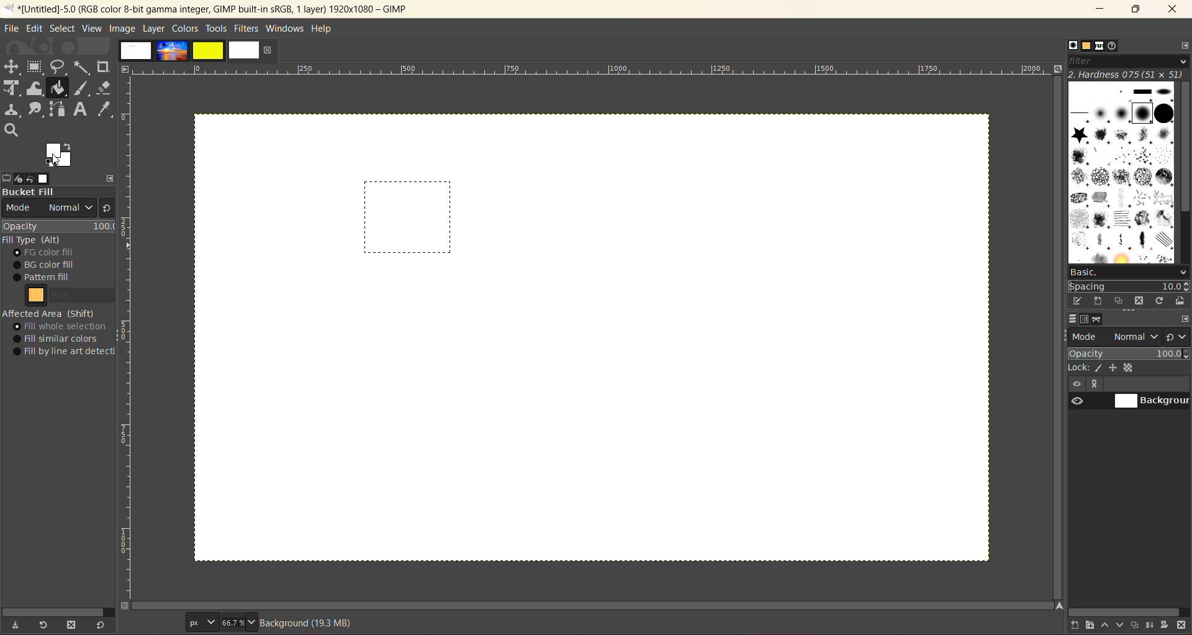  Describe the element at coordinates (1129, 354) in the screenshot. I see `opacity` at that location.